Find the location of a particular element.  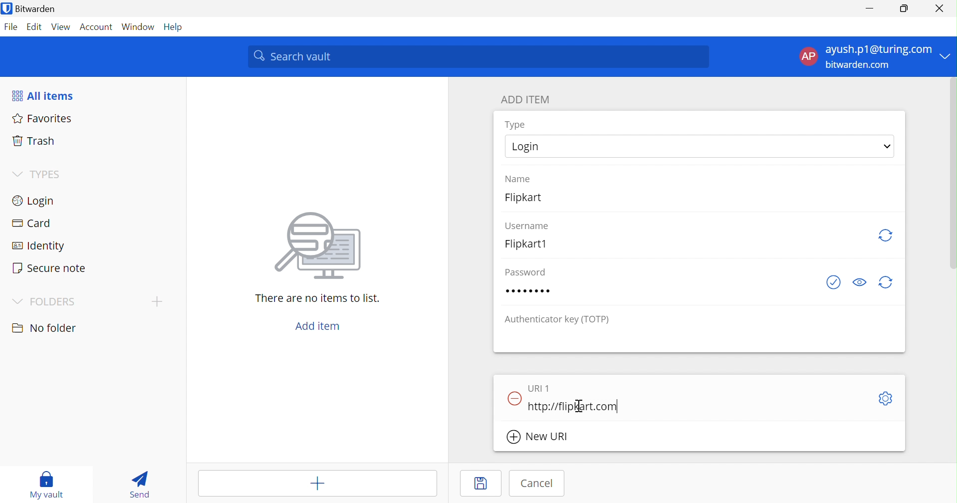

Secure note is located at coordinates (50, 269).